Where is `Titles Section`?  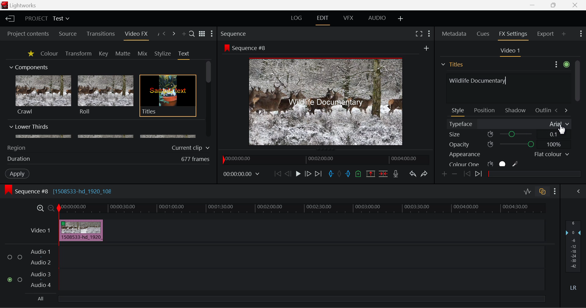 Titles Section is located at coordinates (452, 64).